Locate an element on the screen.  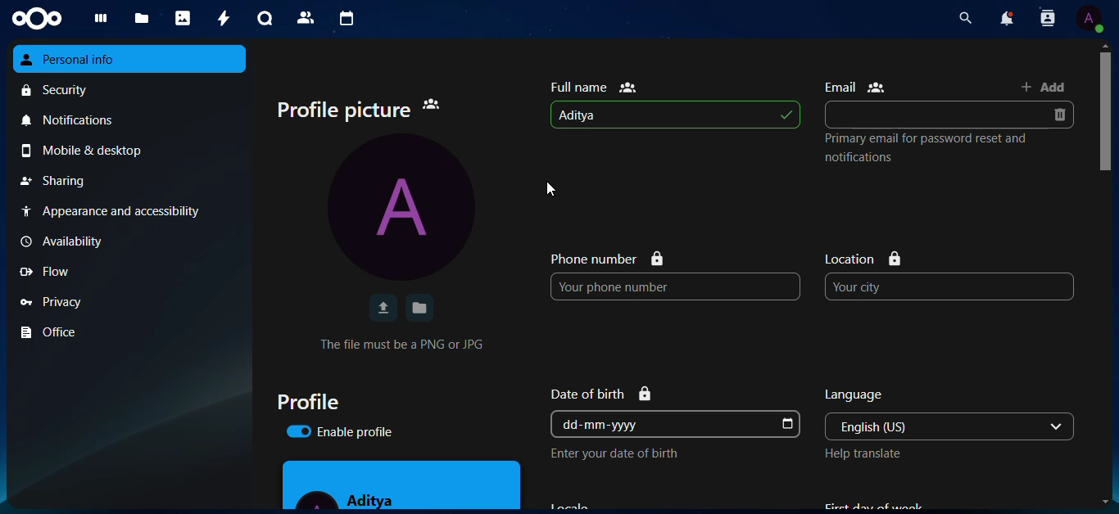
dd-mm-yyyy is located at coordinates (663, 424).